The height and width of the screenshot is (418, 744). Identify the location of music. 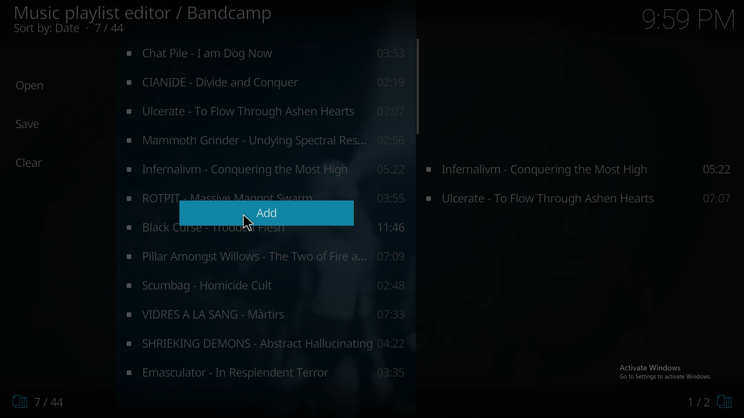
(266, 287).